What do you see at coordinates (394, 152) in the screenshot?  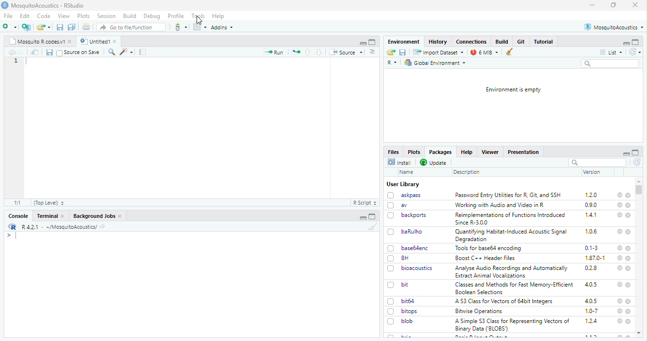 I see `Files` at bounding box center [394, 152].